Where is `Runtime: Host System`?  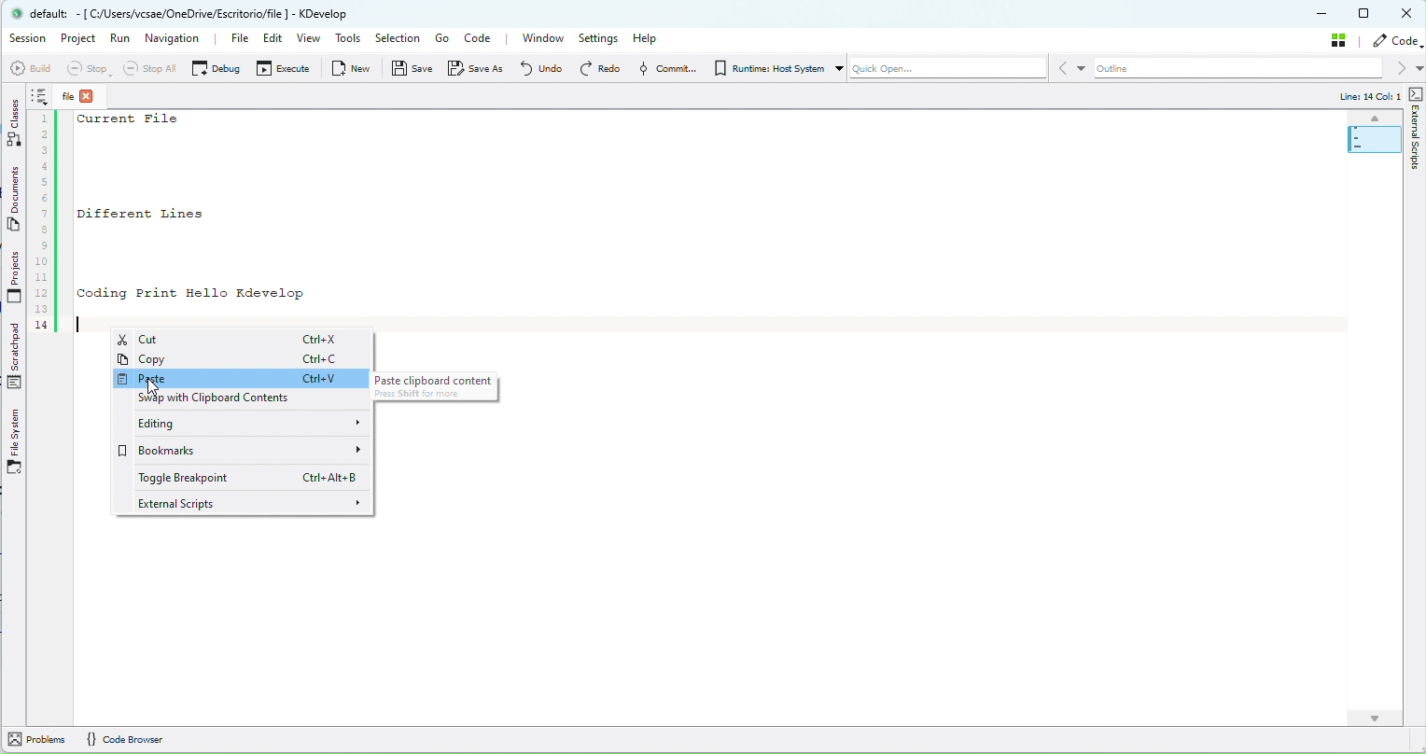
Runtime: Host System is located at coordinates (767, 68).